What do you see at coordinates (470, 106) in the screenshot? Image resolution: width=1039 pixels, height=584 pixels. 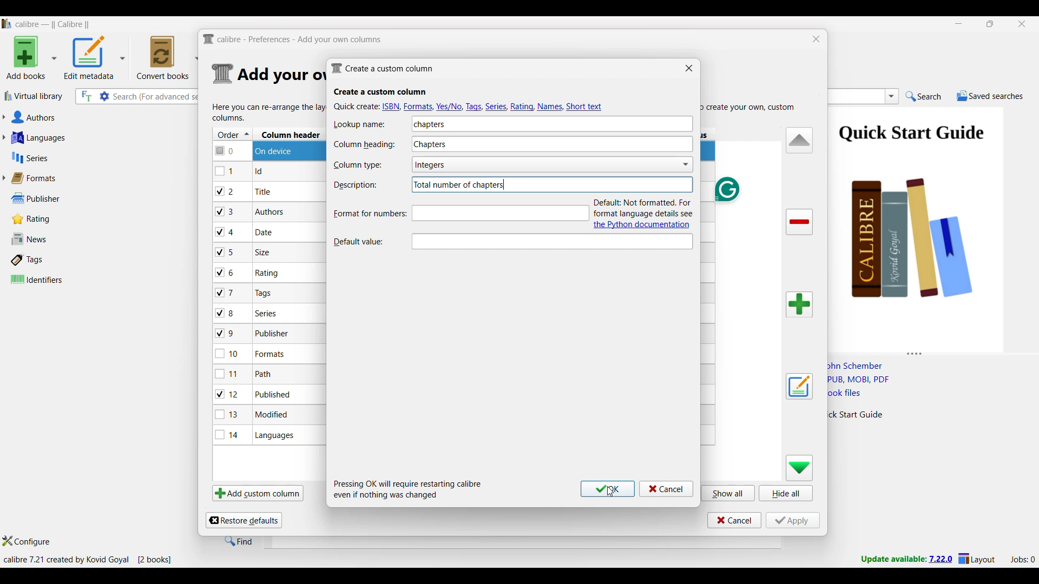 I see `Quick create options` at bounding box center [470, 106].